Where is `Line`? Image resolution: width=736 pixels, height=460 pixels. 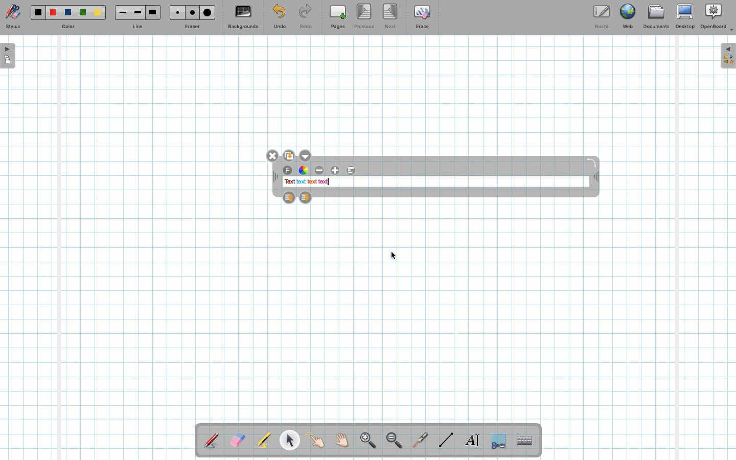 Line is located at coordinates (137, 27).